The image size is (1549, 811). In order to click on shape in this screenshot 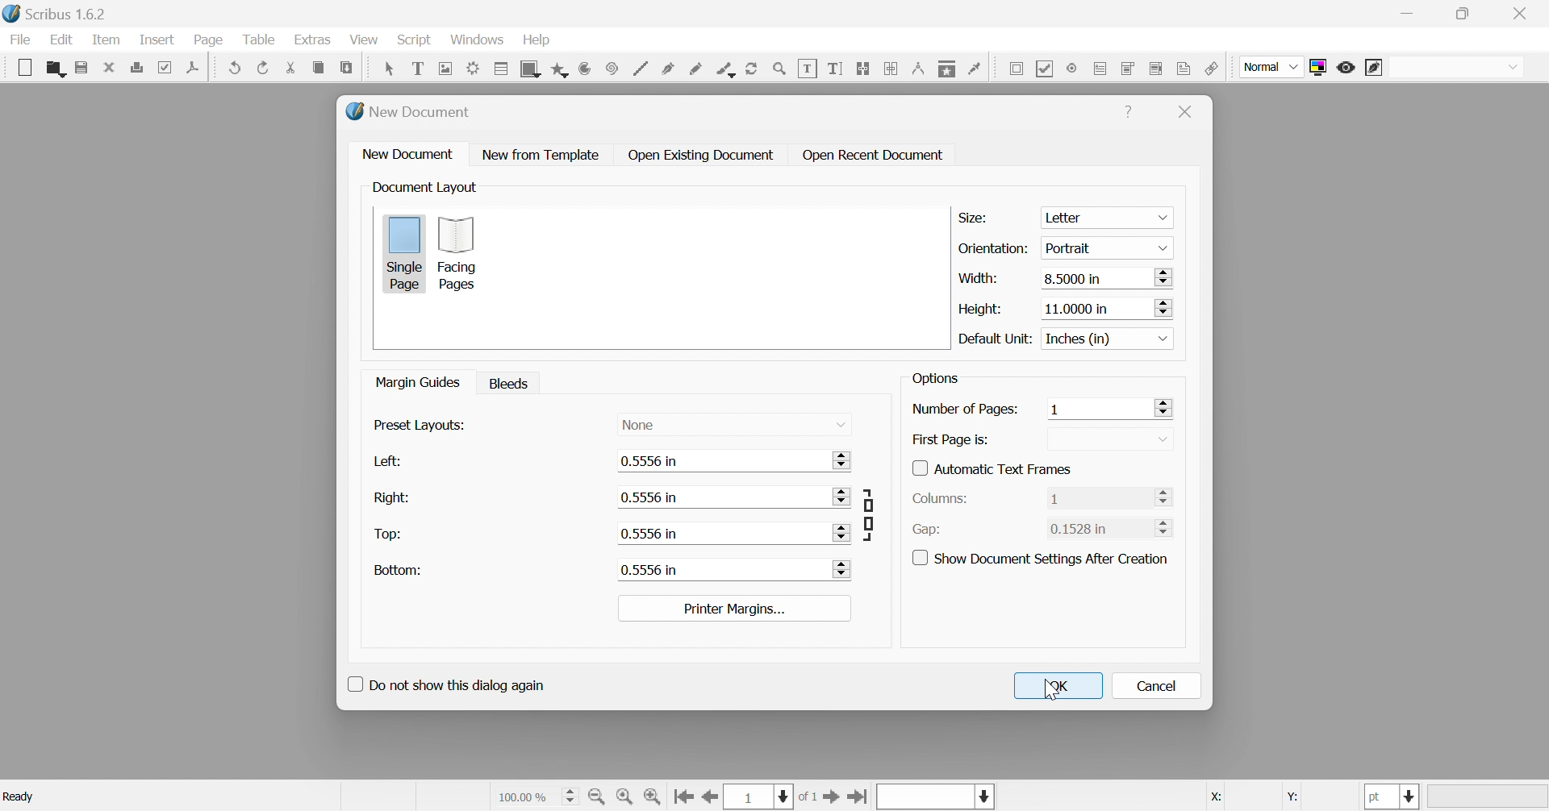, I will do `click(532, 68)`.